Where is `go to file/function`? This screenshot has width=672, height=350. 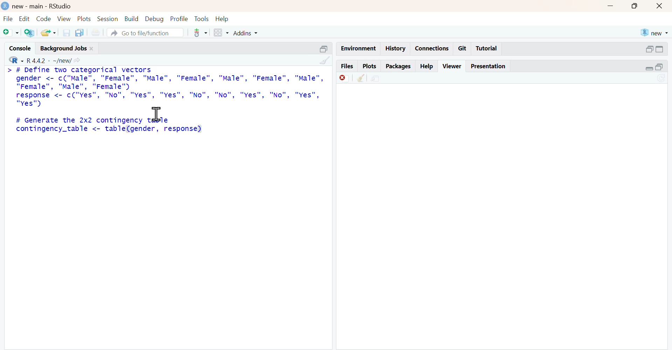 go to file/function is located at coordinates (146, 32).